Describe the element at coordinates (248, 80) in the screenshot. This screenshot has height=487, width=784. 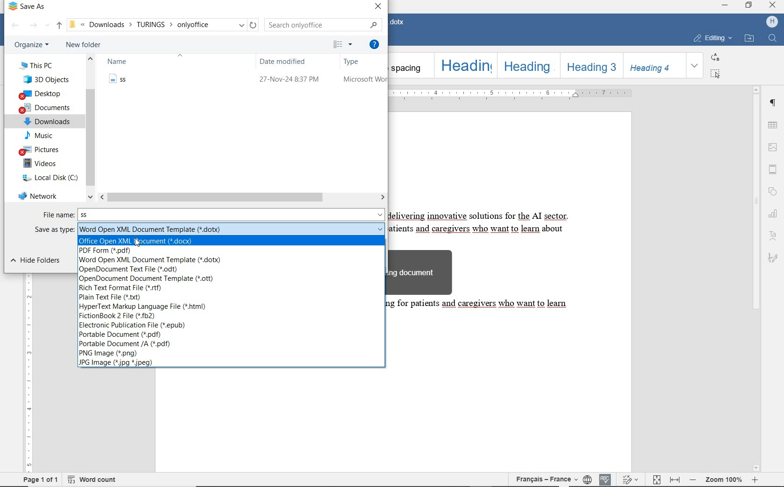
I see `file` at that location.